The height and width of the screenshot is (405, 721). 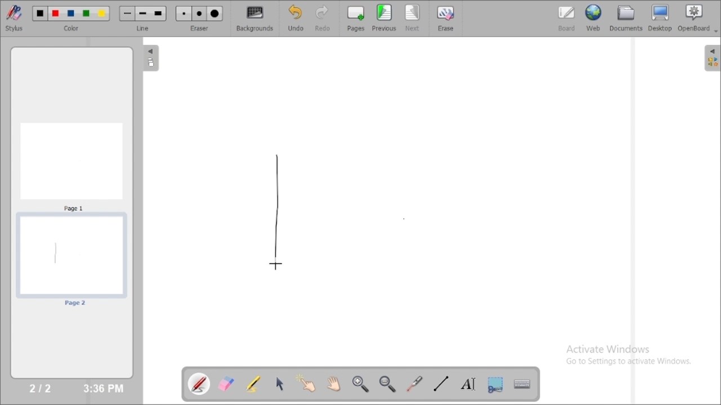 What do you see at coordinates (73, 29) in the screenshot?
I see `color` at bounding box center [73, 29].